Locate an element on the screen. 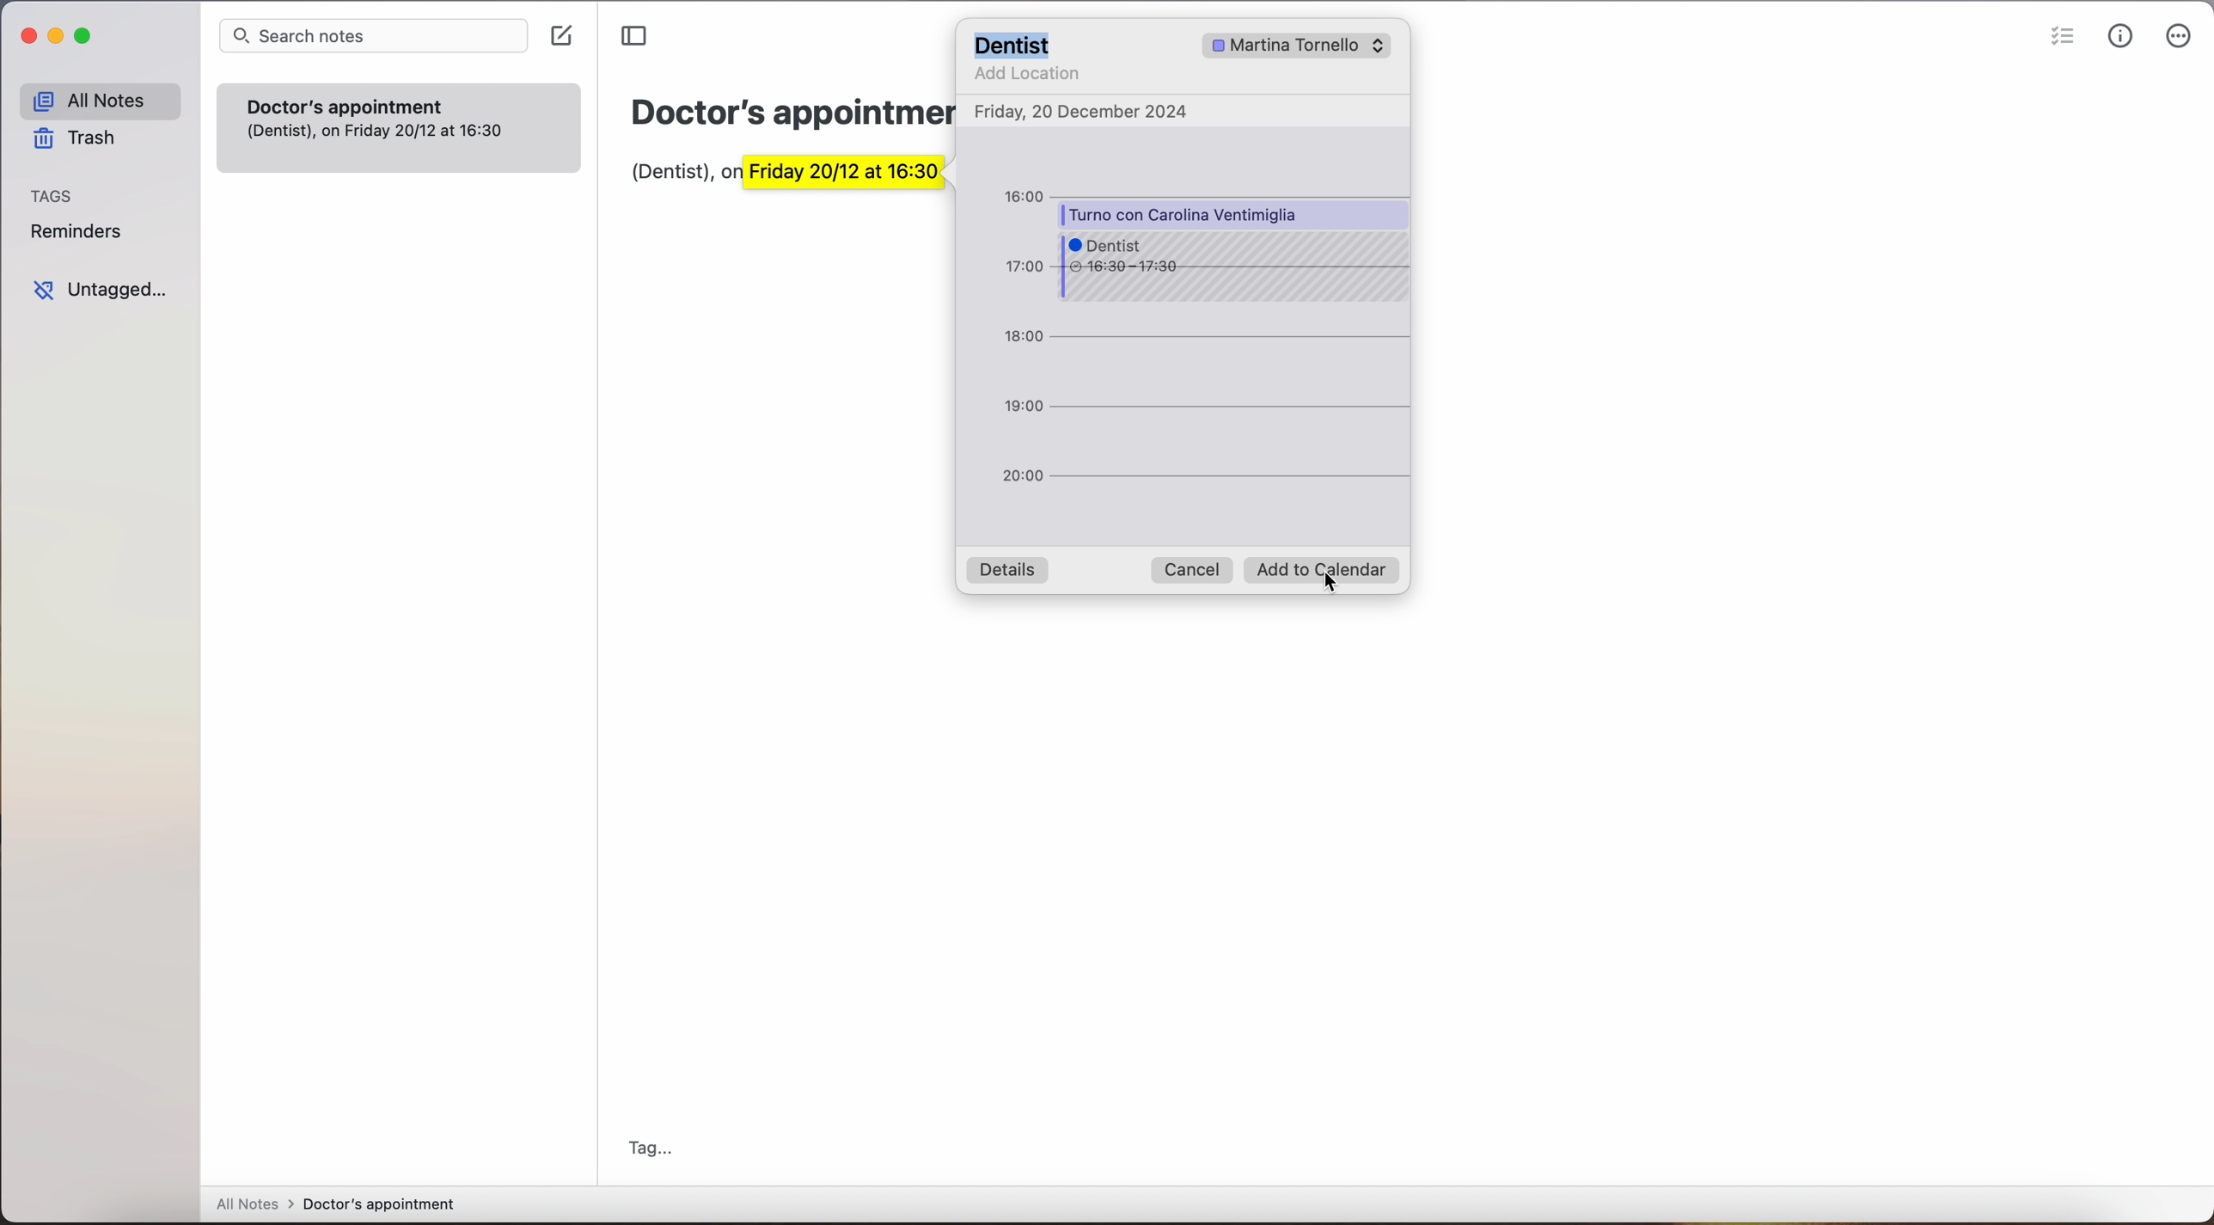 The width and height of the screenshot is (2214, 1225). Dentist is located at coordinates (1116, 242).